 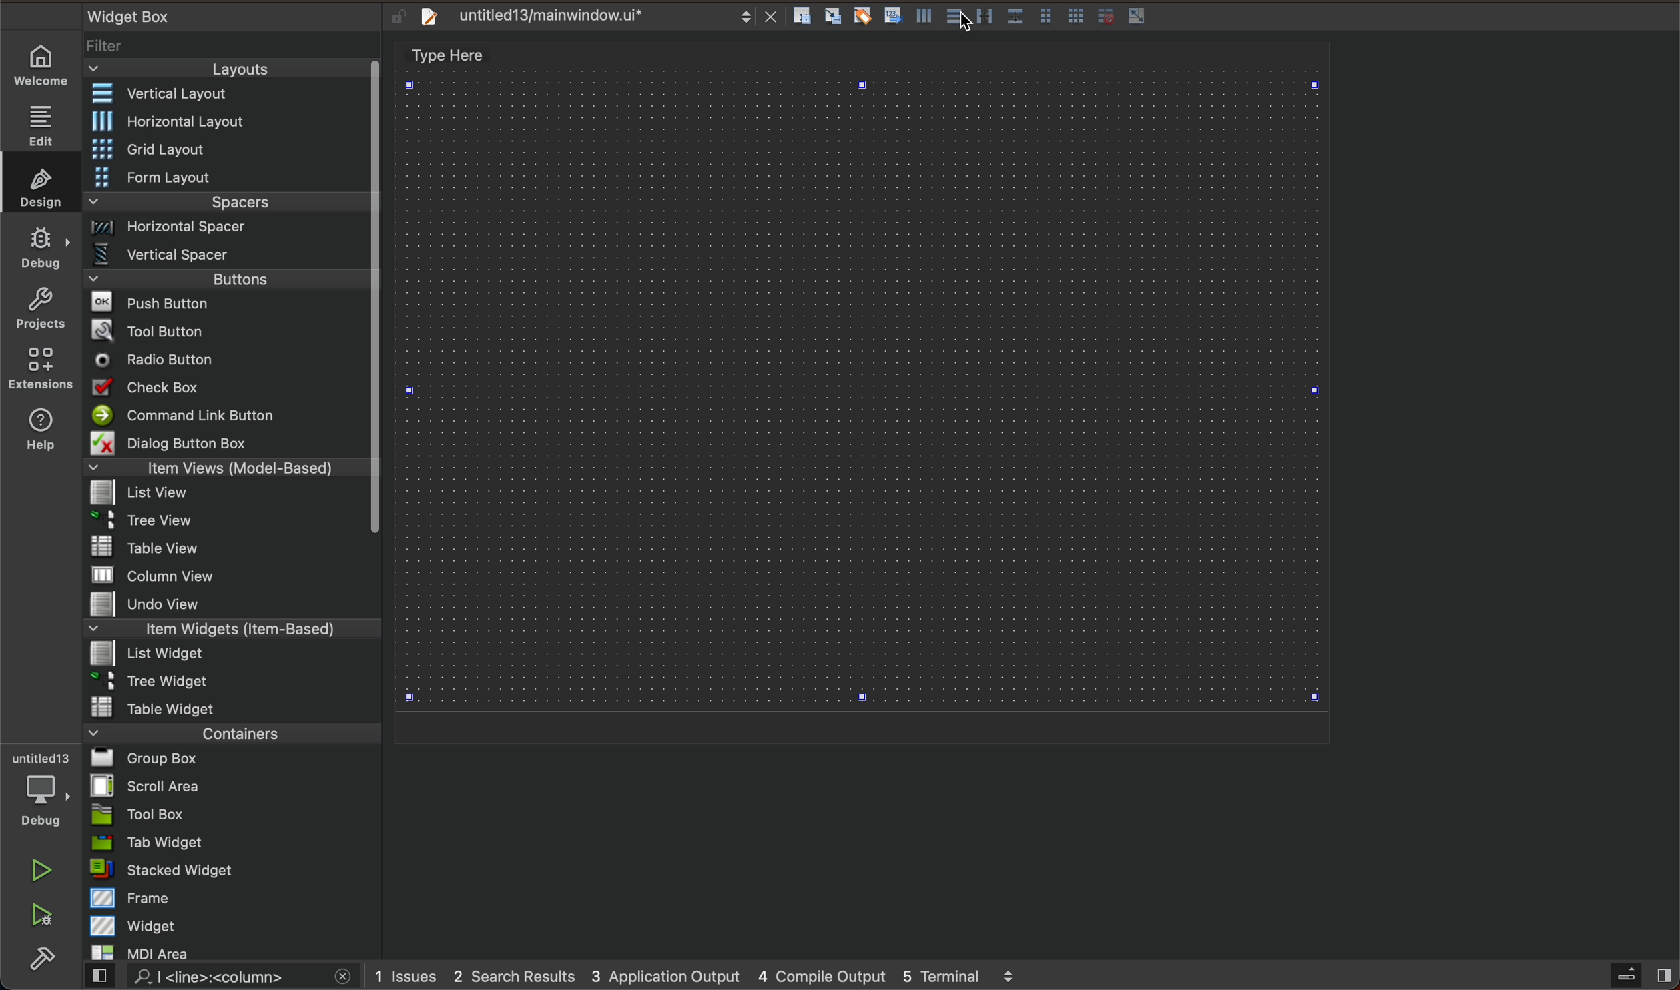 What do you see at coordinates (234, 759) in the screenshot?
I see `group box` at bounding box center [234, 759].